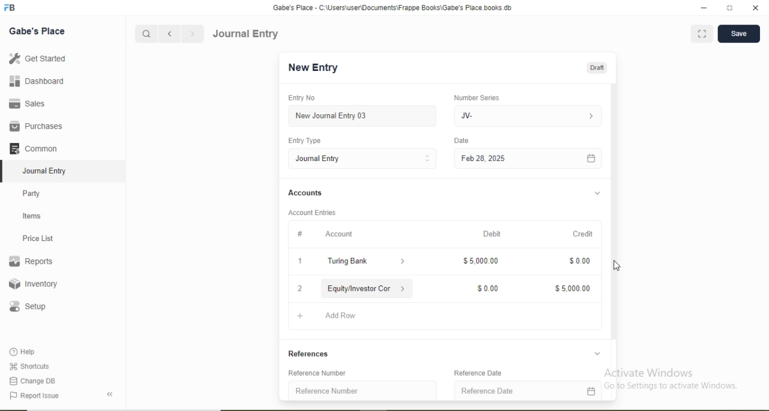  Describe the element at coordinates (311, 213) in the screenshot. I see `Account Entries` at that location.